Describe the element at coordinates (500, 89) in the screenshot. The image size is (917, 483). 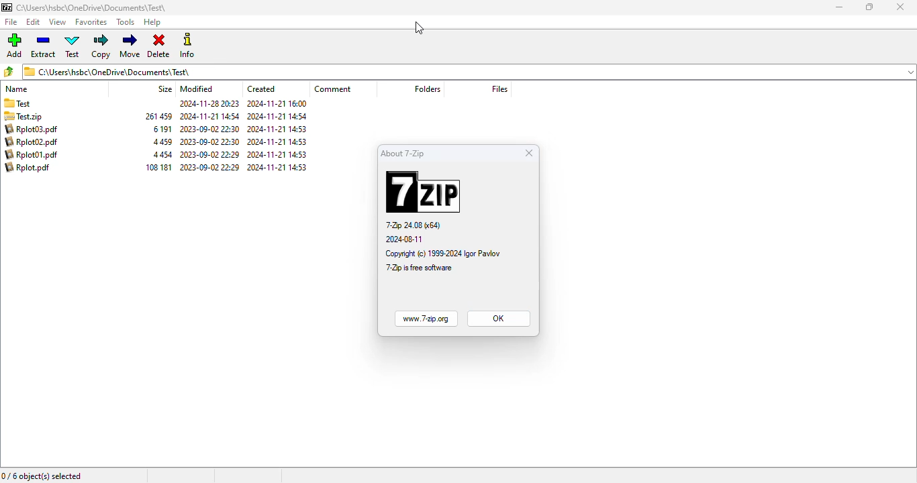
I see `files` at that location.